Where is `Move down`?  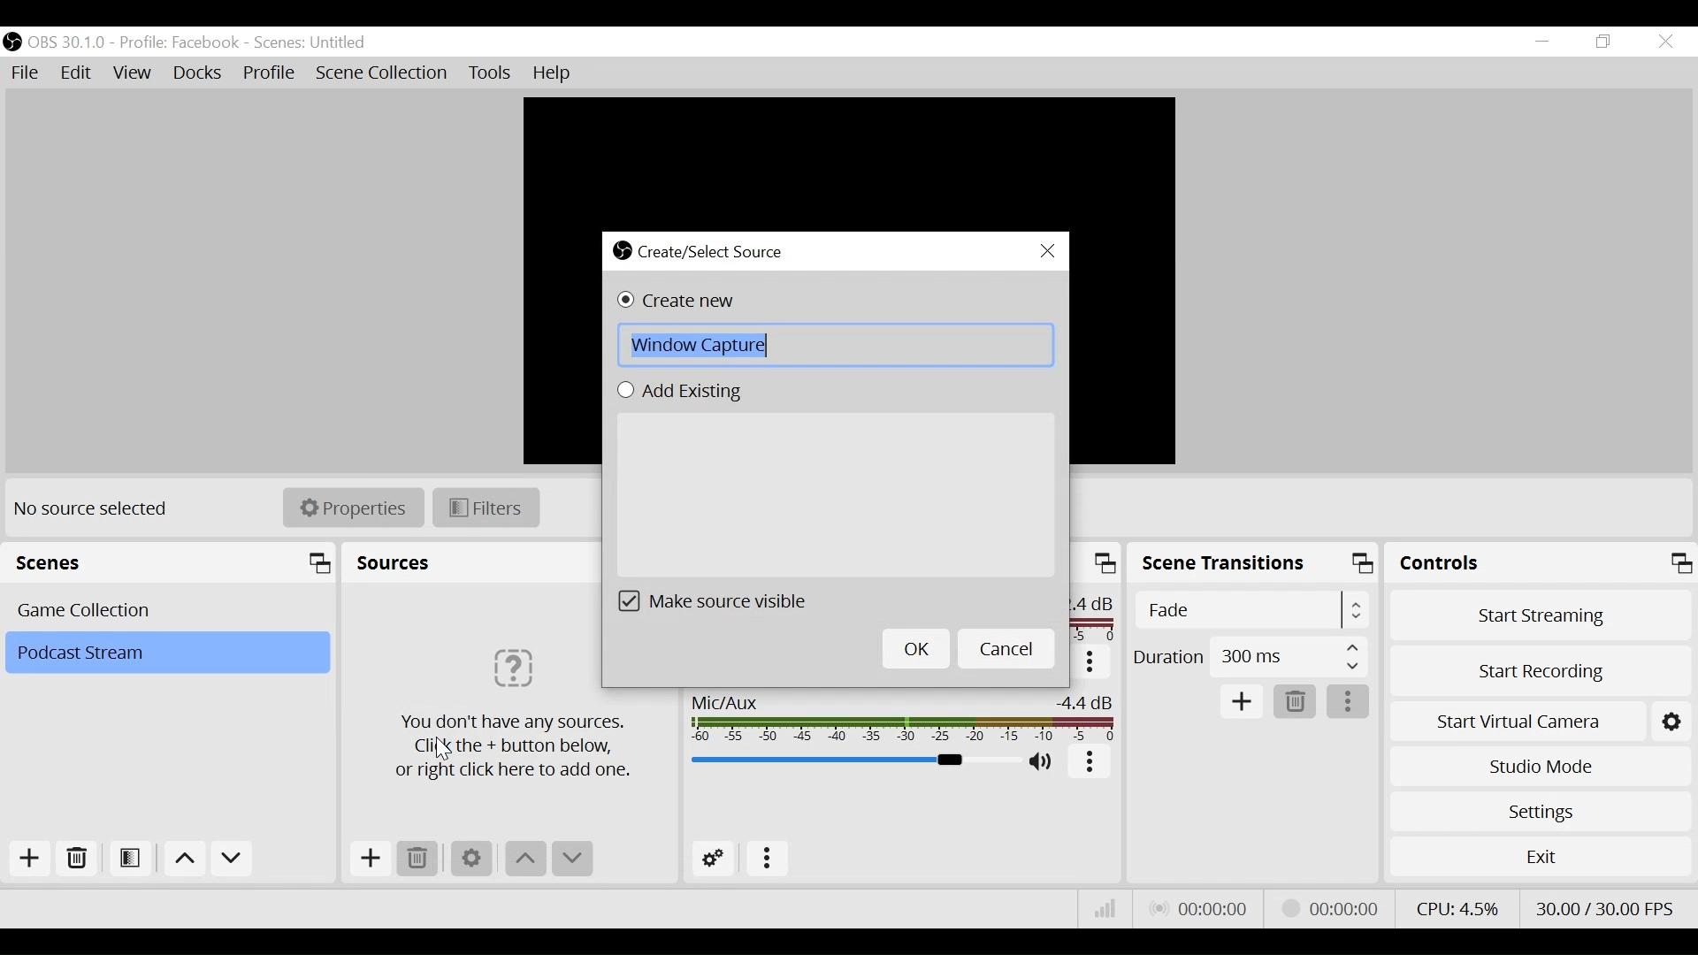 Move down is located at coordinates (230, 861).